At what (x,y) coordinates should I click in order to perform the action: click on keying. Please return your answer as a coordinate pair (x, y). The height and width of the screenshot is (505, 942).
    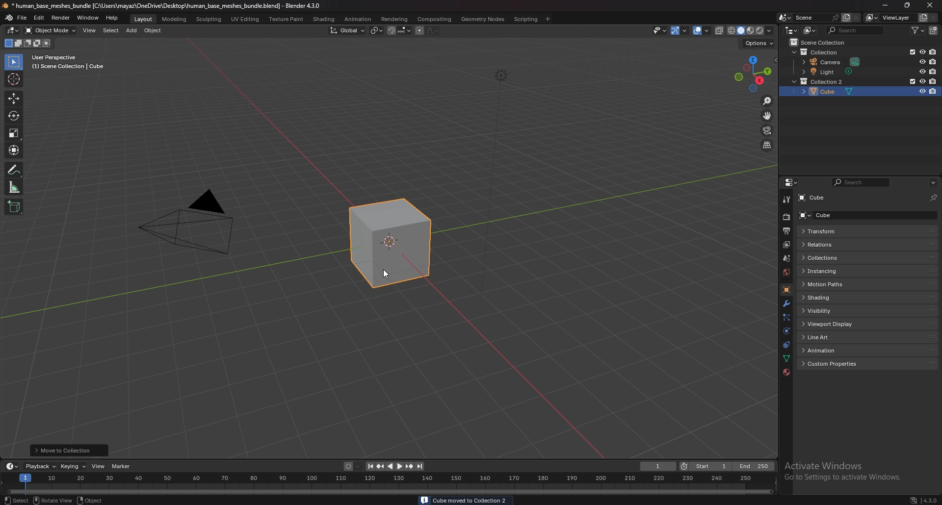
    Looking at the image, I should click on (75, 466).